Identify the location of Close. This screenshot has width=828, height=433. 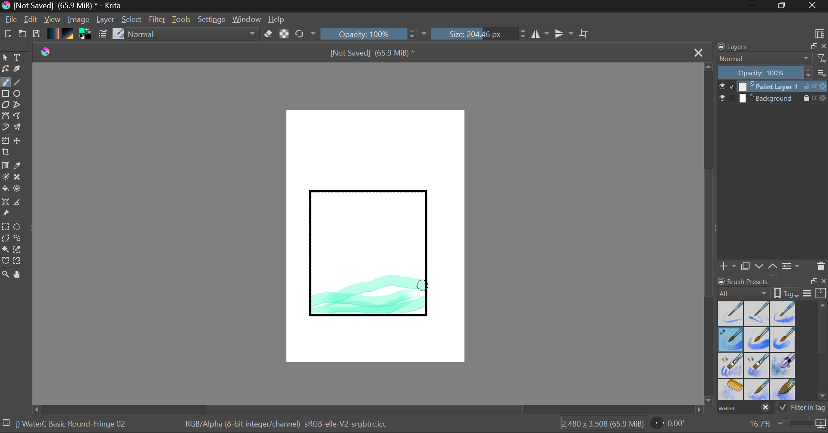
(699, 52).